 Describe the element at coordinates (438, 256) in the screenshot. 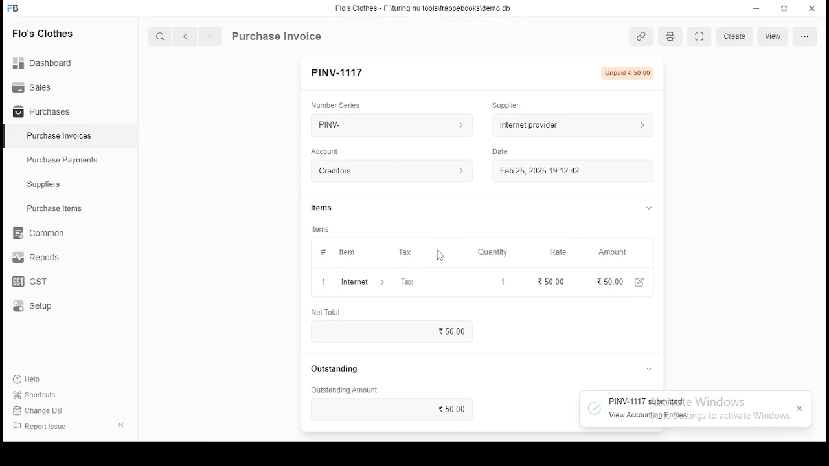

I see `mouse pointer` at that location.